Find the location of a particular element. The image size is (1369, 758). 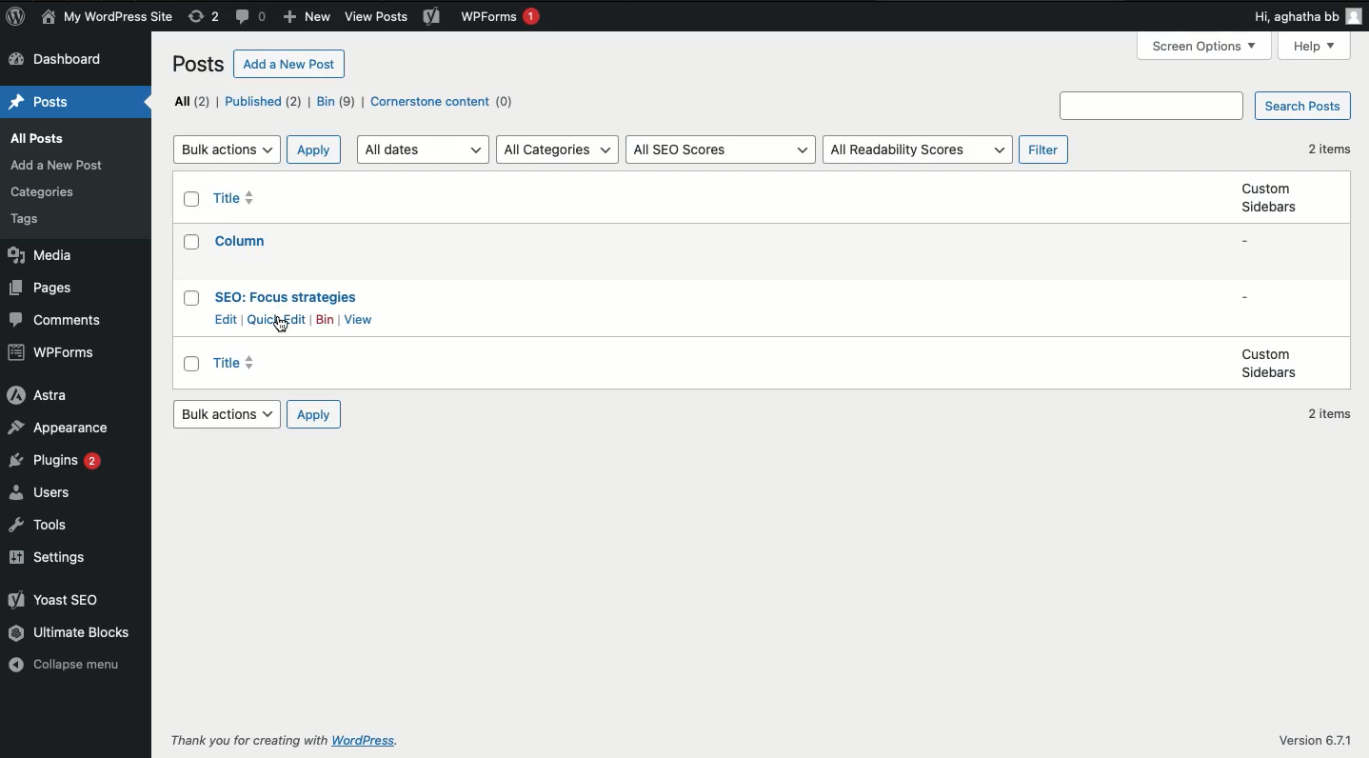

Bin is located at coordinates (336, 101).